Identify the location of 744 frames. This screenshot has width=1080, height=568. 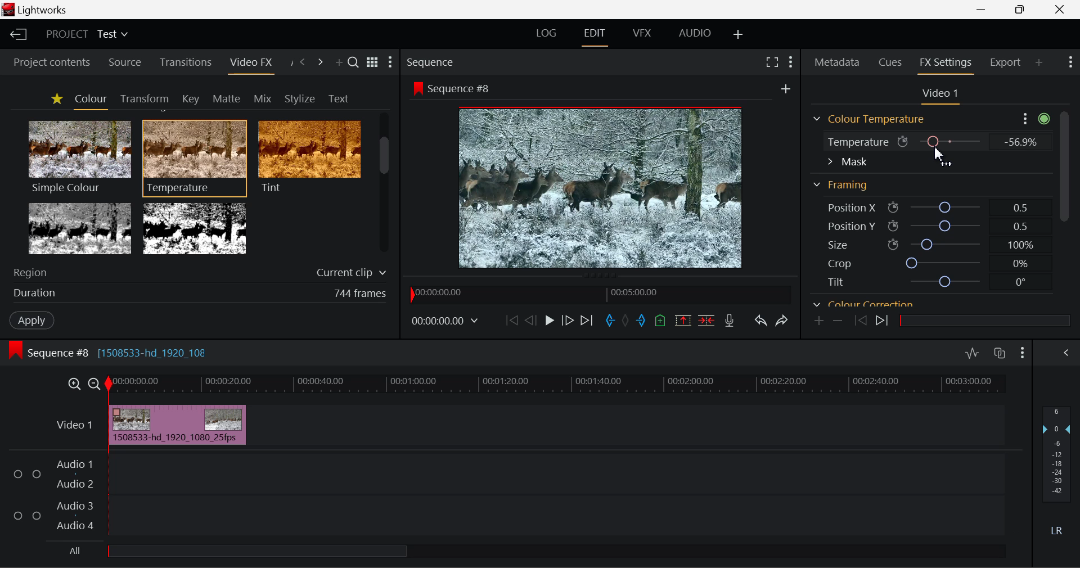
(360, 294).